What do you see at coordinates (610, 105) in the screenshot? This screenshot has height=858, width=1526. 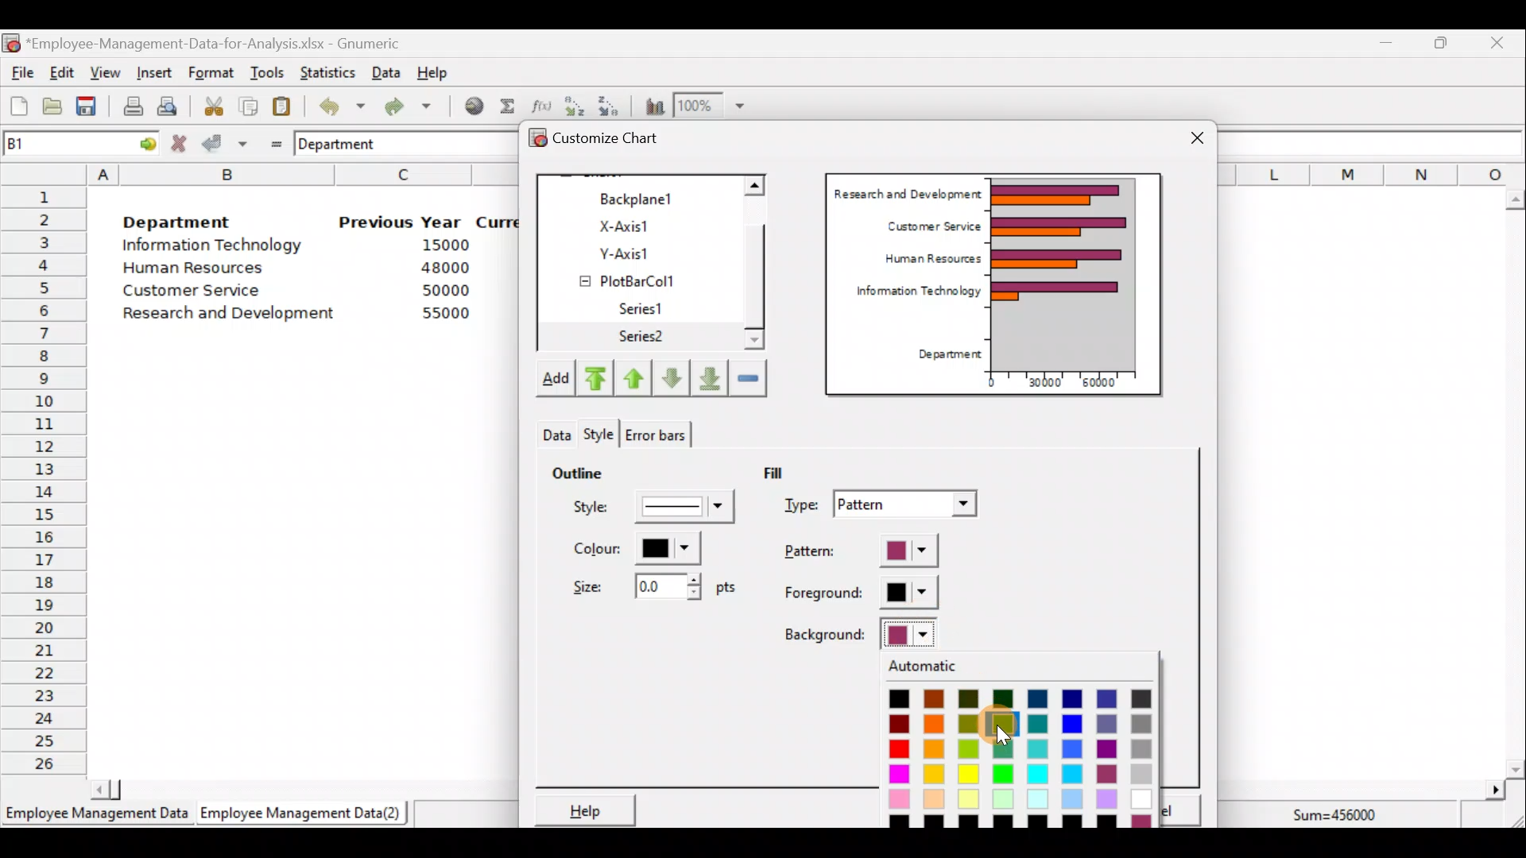 I see `Sort in descending order` at bounding box center [610, 105].